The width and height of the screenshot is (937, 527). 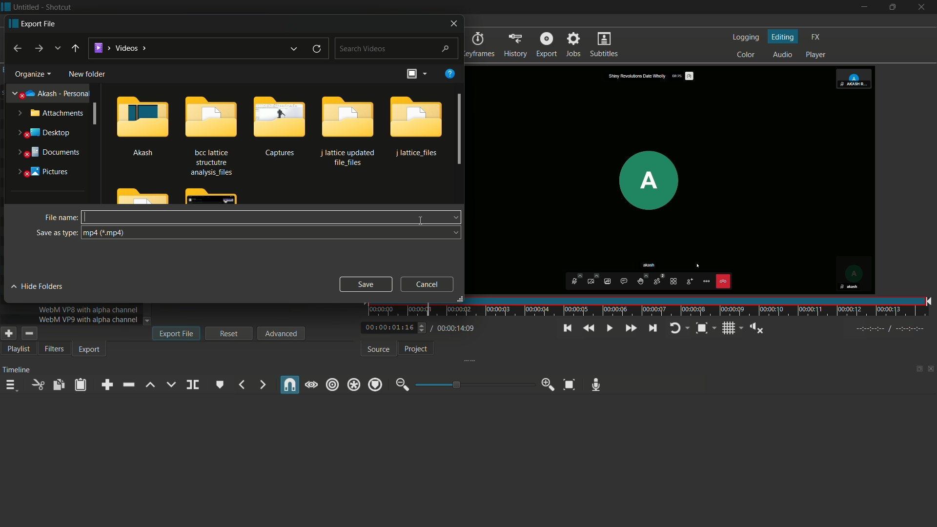 I want to click on subtitles, so click(x=604, y=45).